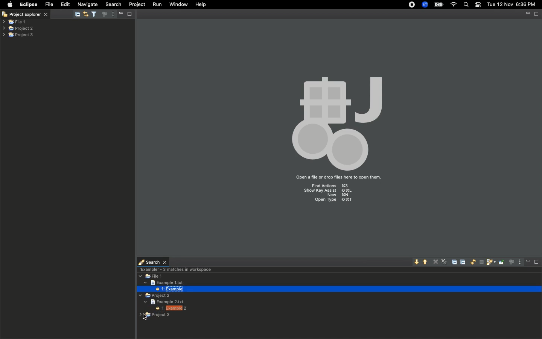 The image size is (542, 339). What do you see at coordinates (113, 15) in the screenshot?
I see `View menu` at bounding box center [113, 15].